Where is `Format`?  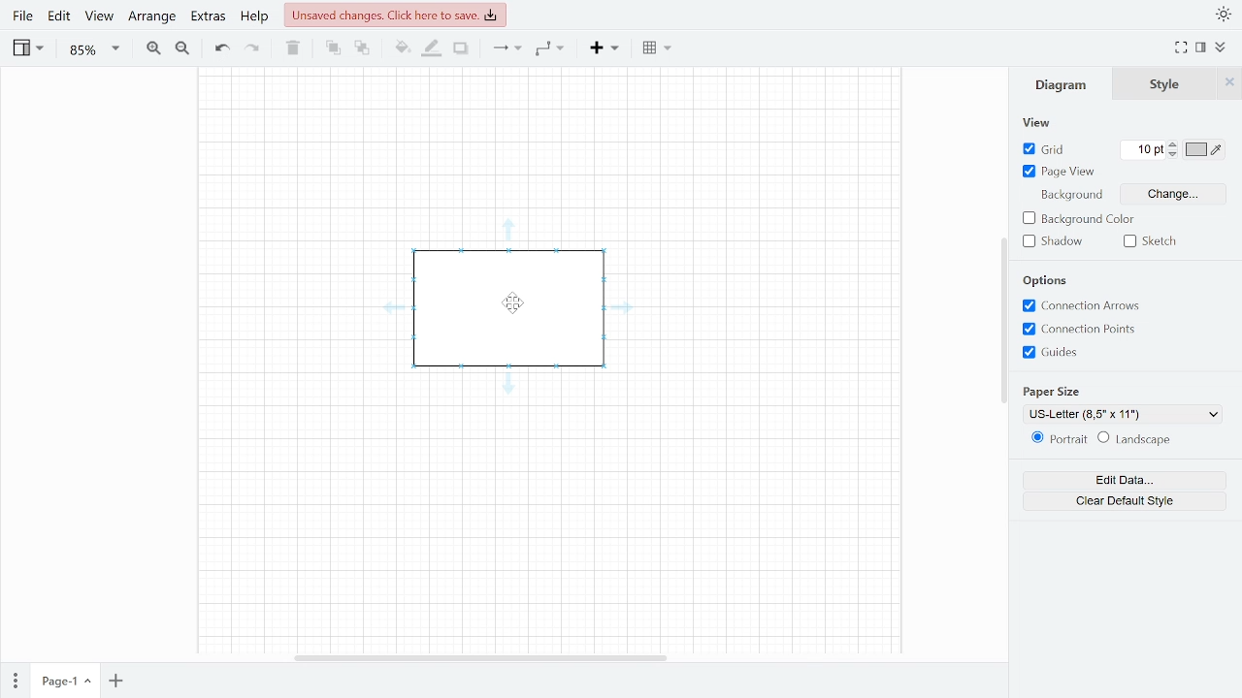 Format is located at coordinates (1200, 48).